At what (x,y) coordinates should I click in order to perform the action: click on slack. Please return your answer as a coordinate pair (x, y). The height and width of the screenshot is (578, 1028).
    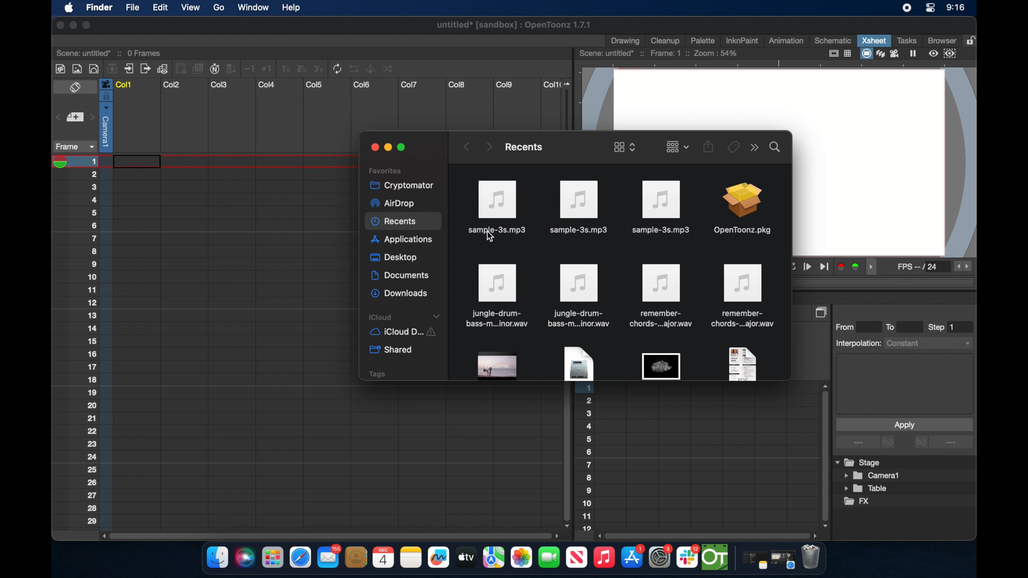
    Looking at the image, I should click on (688, 558).